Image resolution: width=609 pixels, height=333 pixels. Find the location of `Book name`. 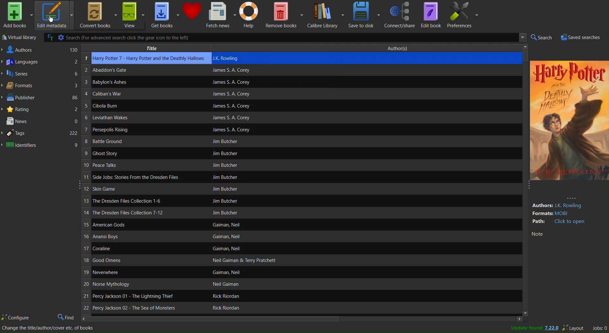

Book name is located at coordinates (139, 164).